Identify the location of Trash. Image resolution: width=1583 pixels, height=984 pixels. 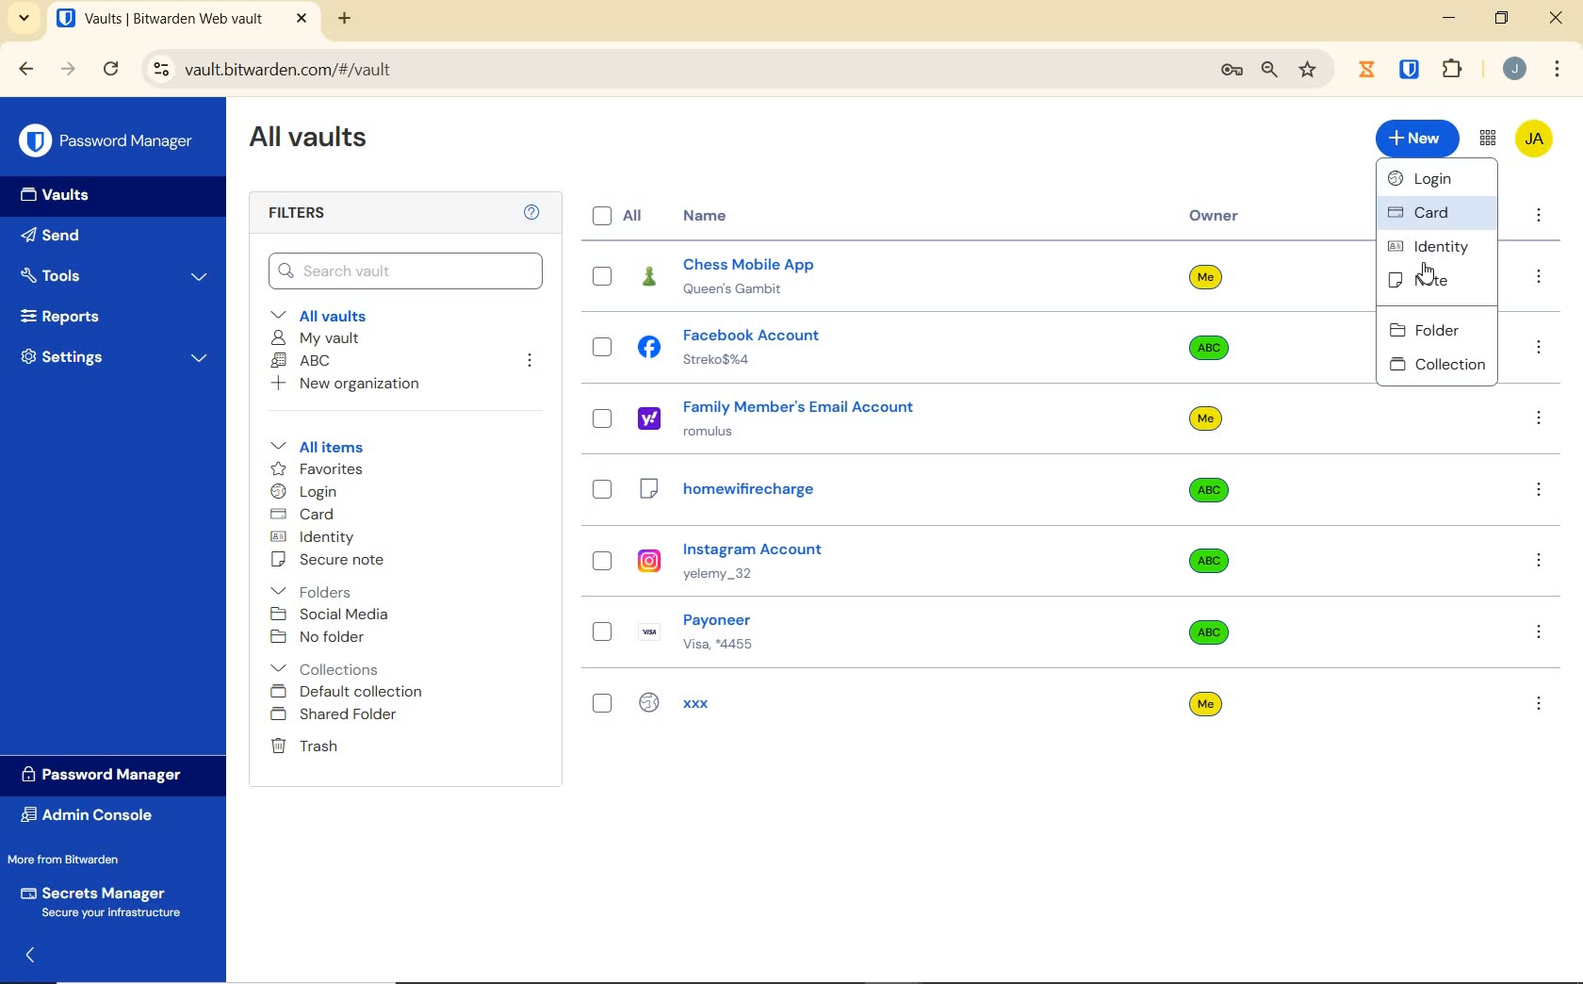
(307, 747).